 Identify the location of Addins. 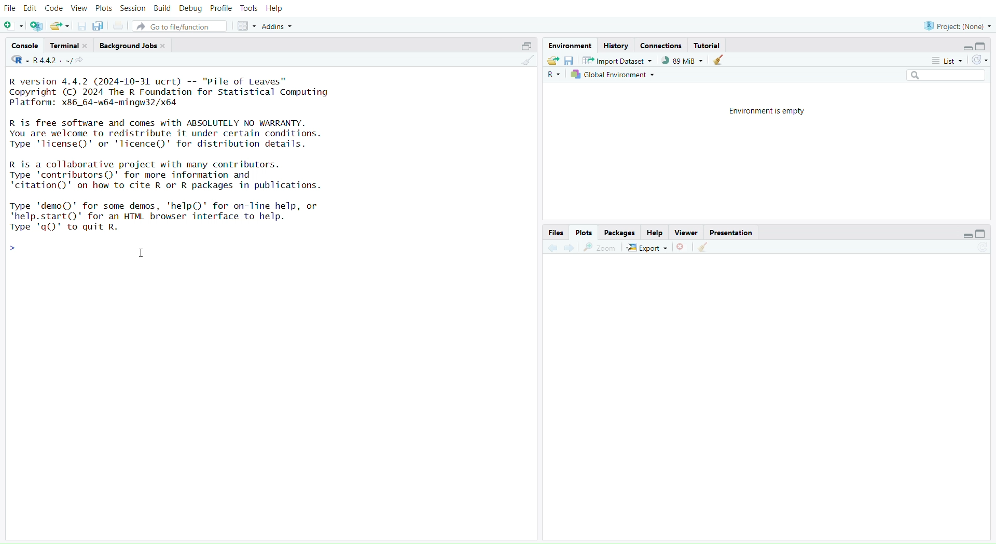
(277, 26).